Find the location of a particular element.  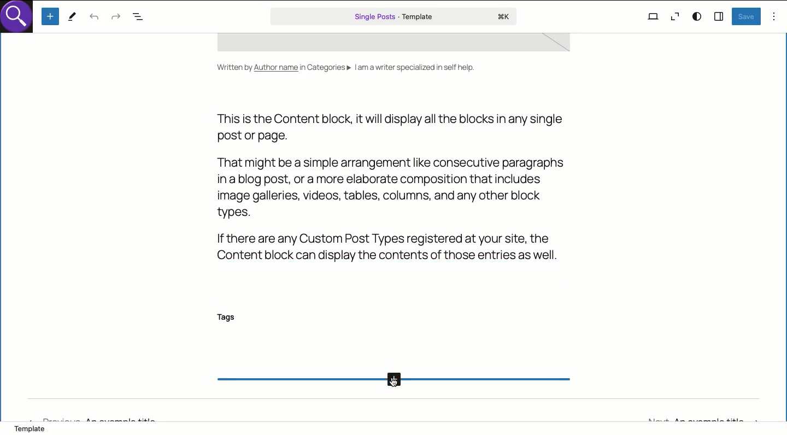

Redo is located at coordinates (116, 18).